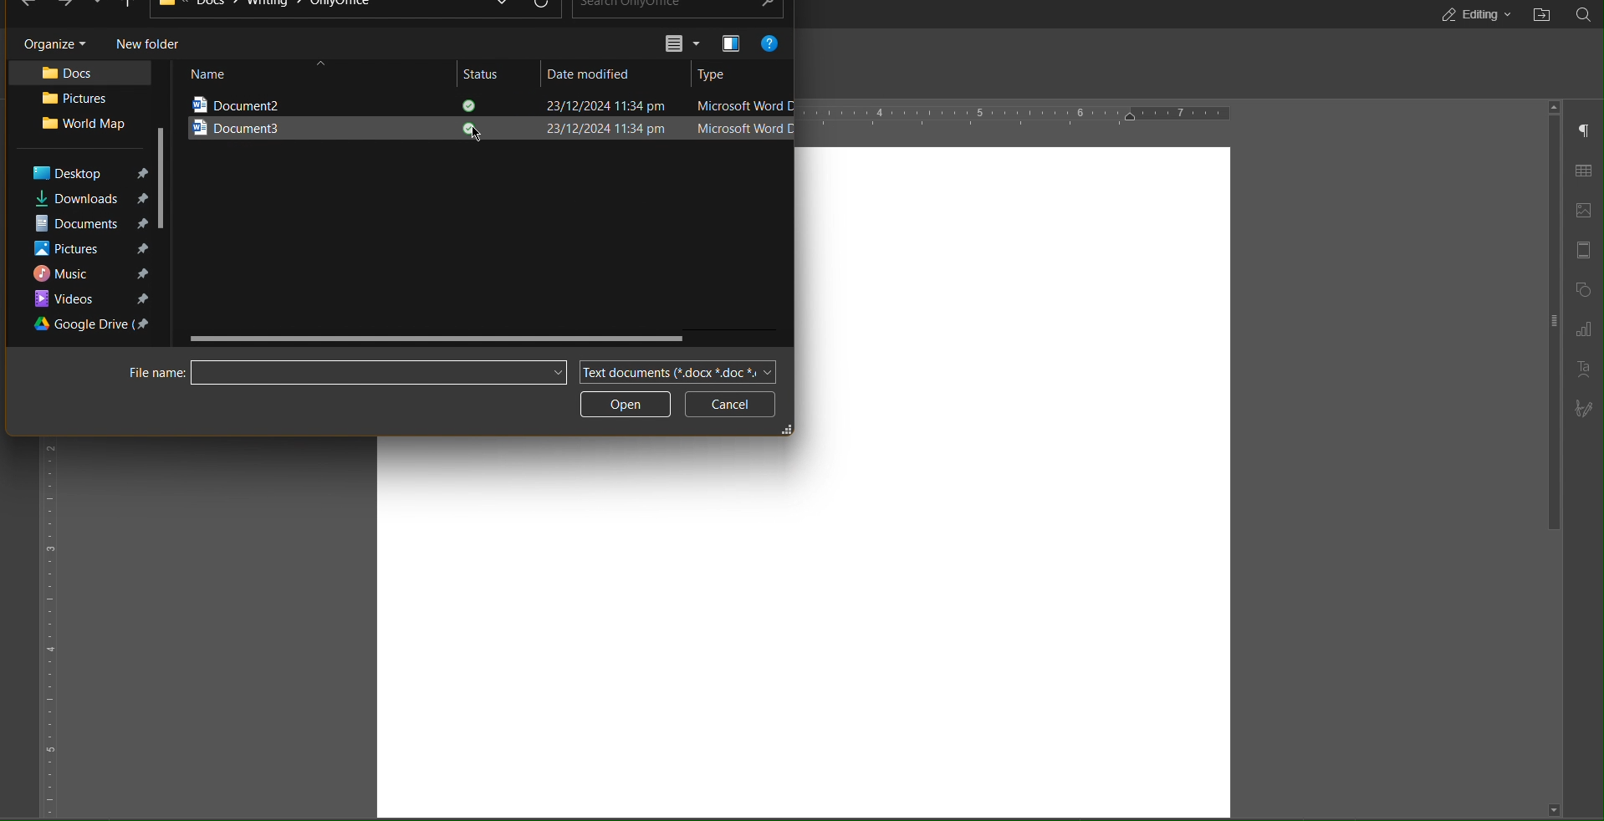 This screenshot has height=821, width=1604. I want to click on New Folder, so click(151, 43).